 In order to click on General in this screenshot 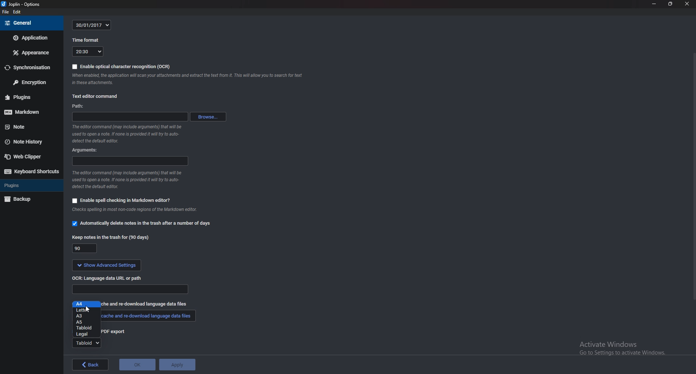, I will do `click(30, 24)`.